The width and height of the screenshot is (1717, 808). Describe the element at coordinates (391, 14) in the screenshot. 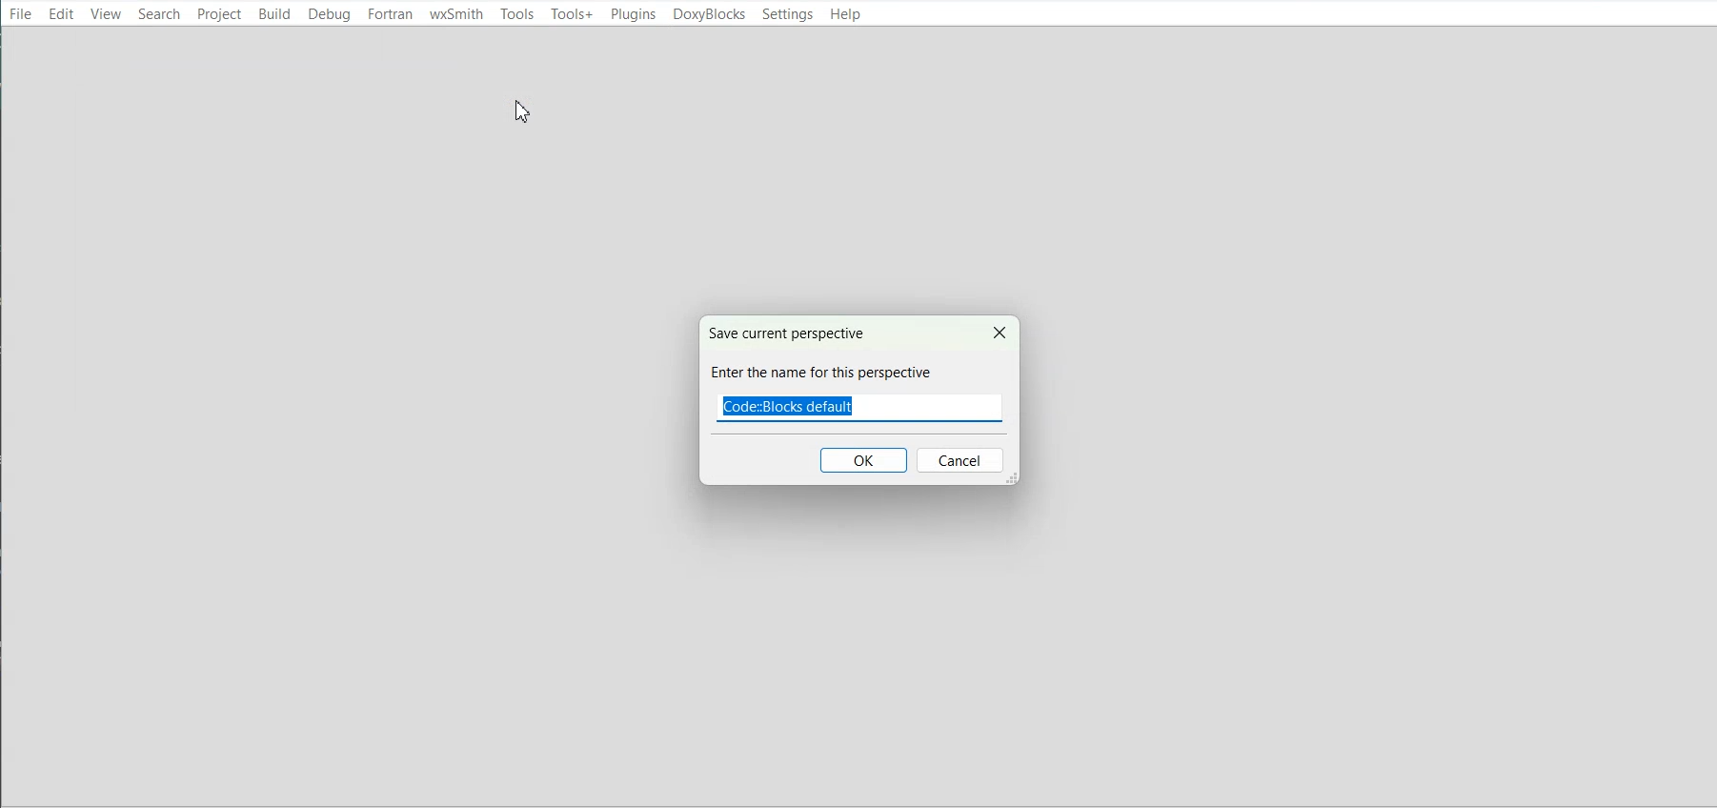

I see `Fortran` at that location.